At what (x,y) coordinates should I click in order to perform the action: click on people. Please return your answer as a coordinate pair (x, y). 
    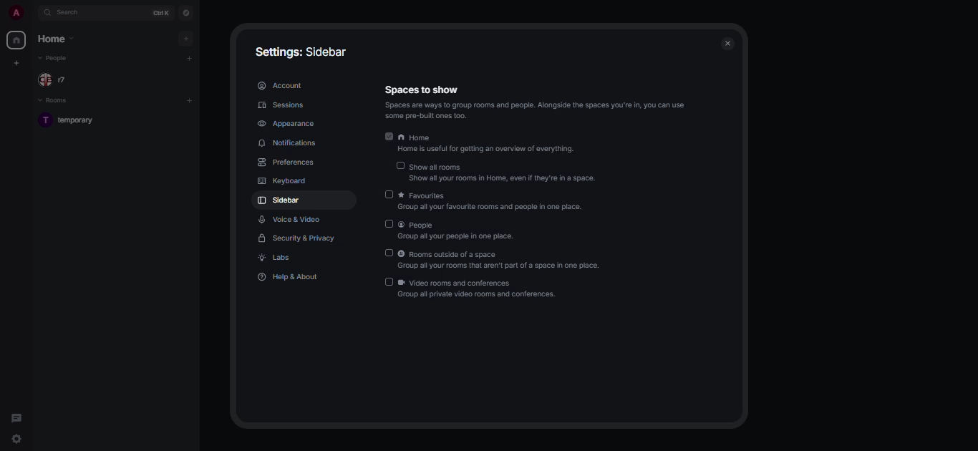
    Looking at the image, I should click on (460, 232).